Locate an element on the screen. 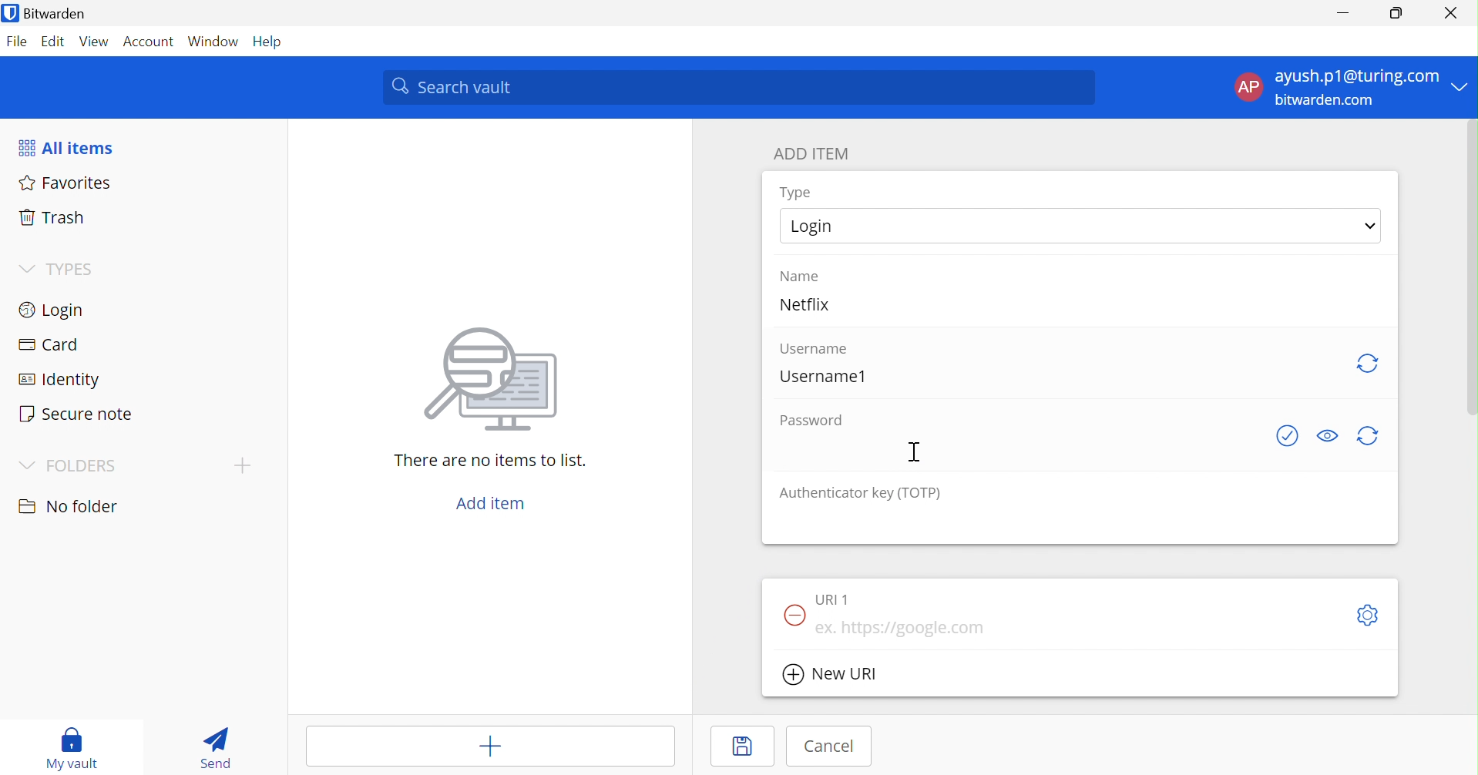  Add item is located at coordinates (489, 746).